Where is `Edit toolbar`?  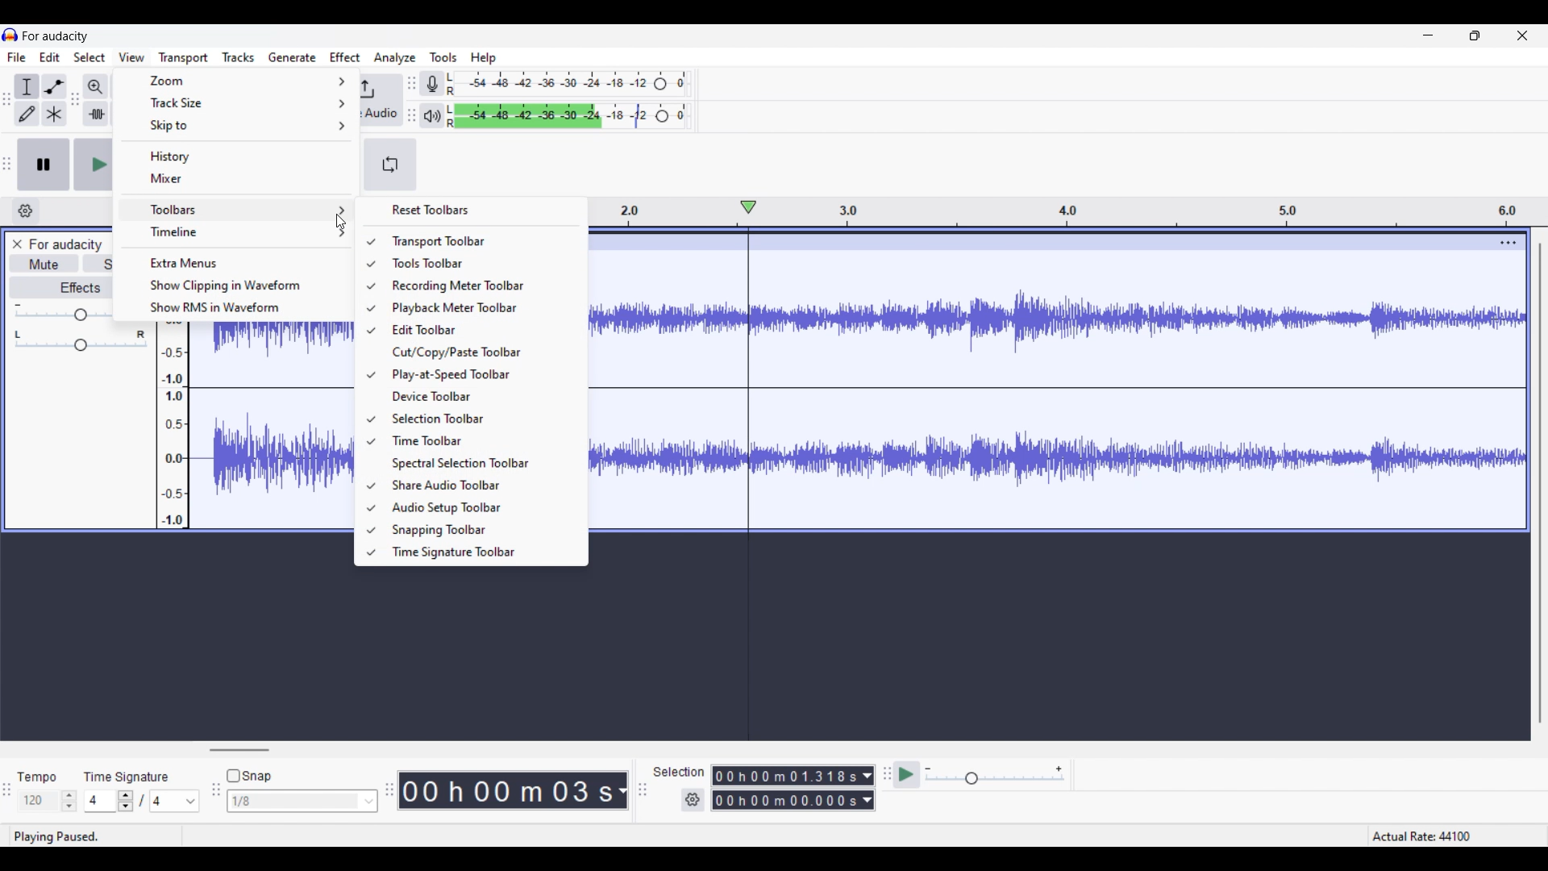
Edit toolbar is located at coordinates (477, 330).